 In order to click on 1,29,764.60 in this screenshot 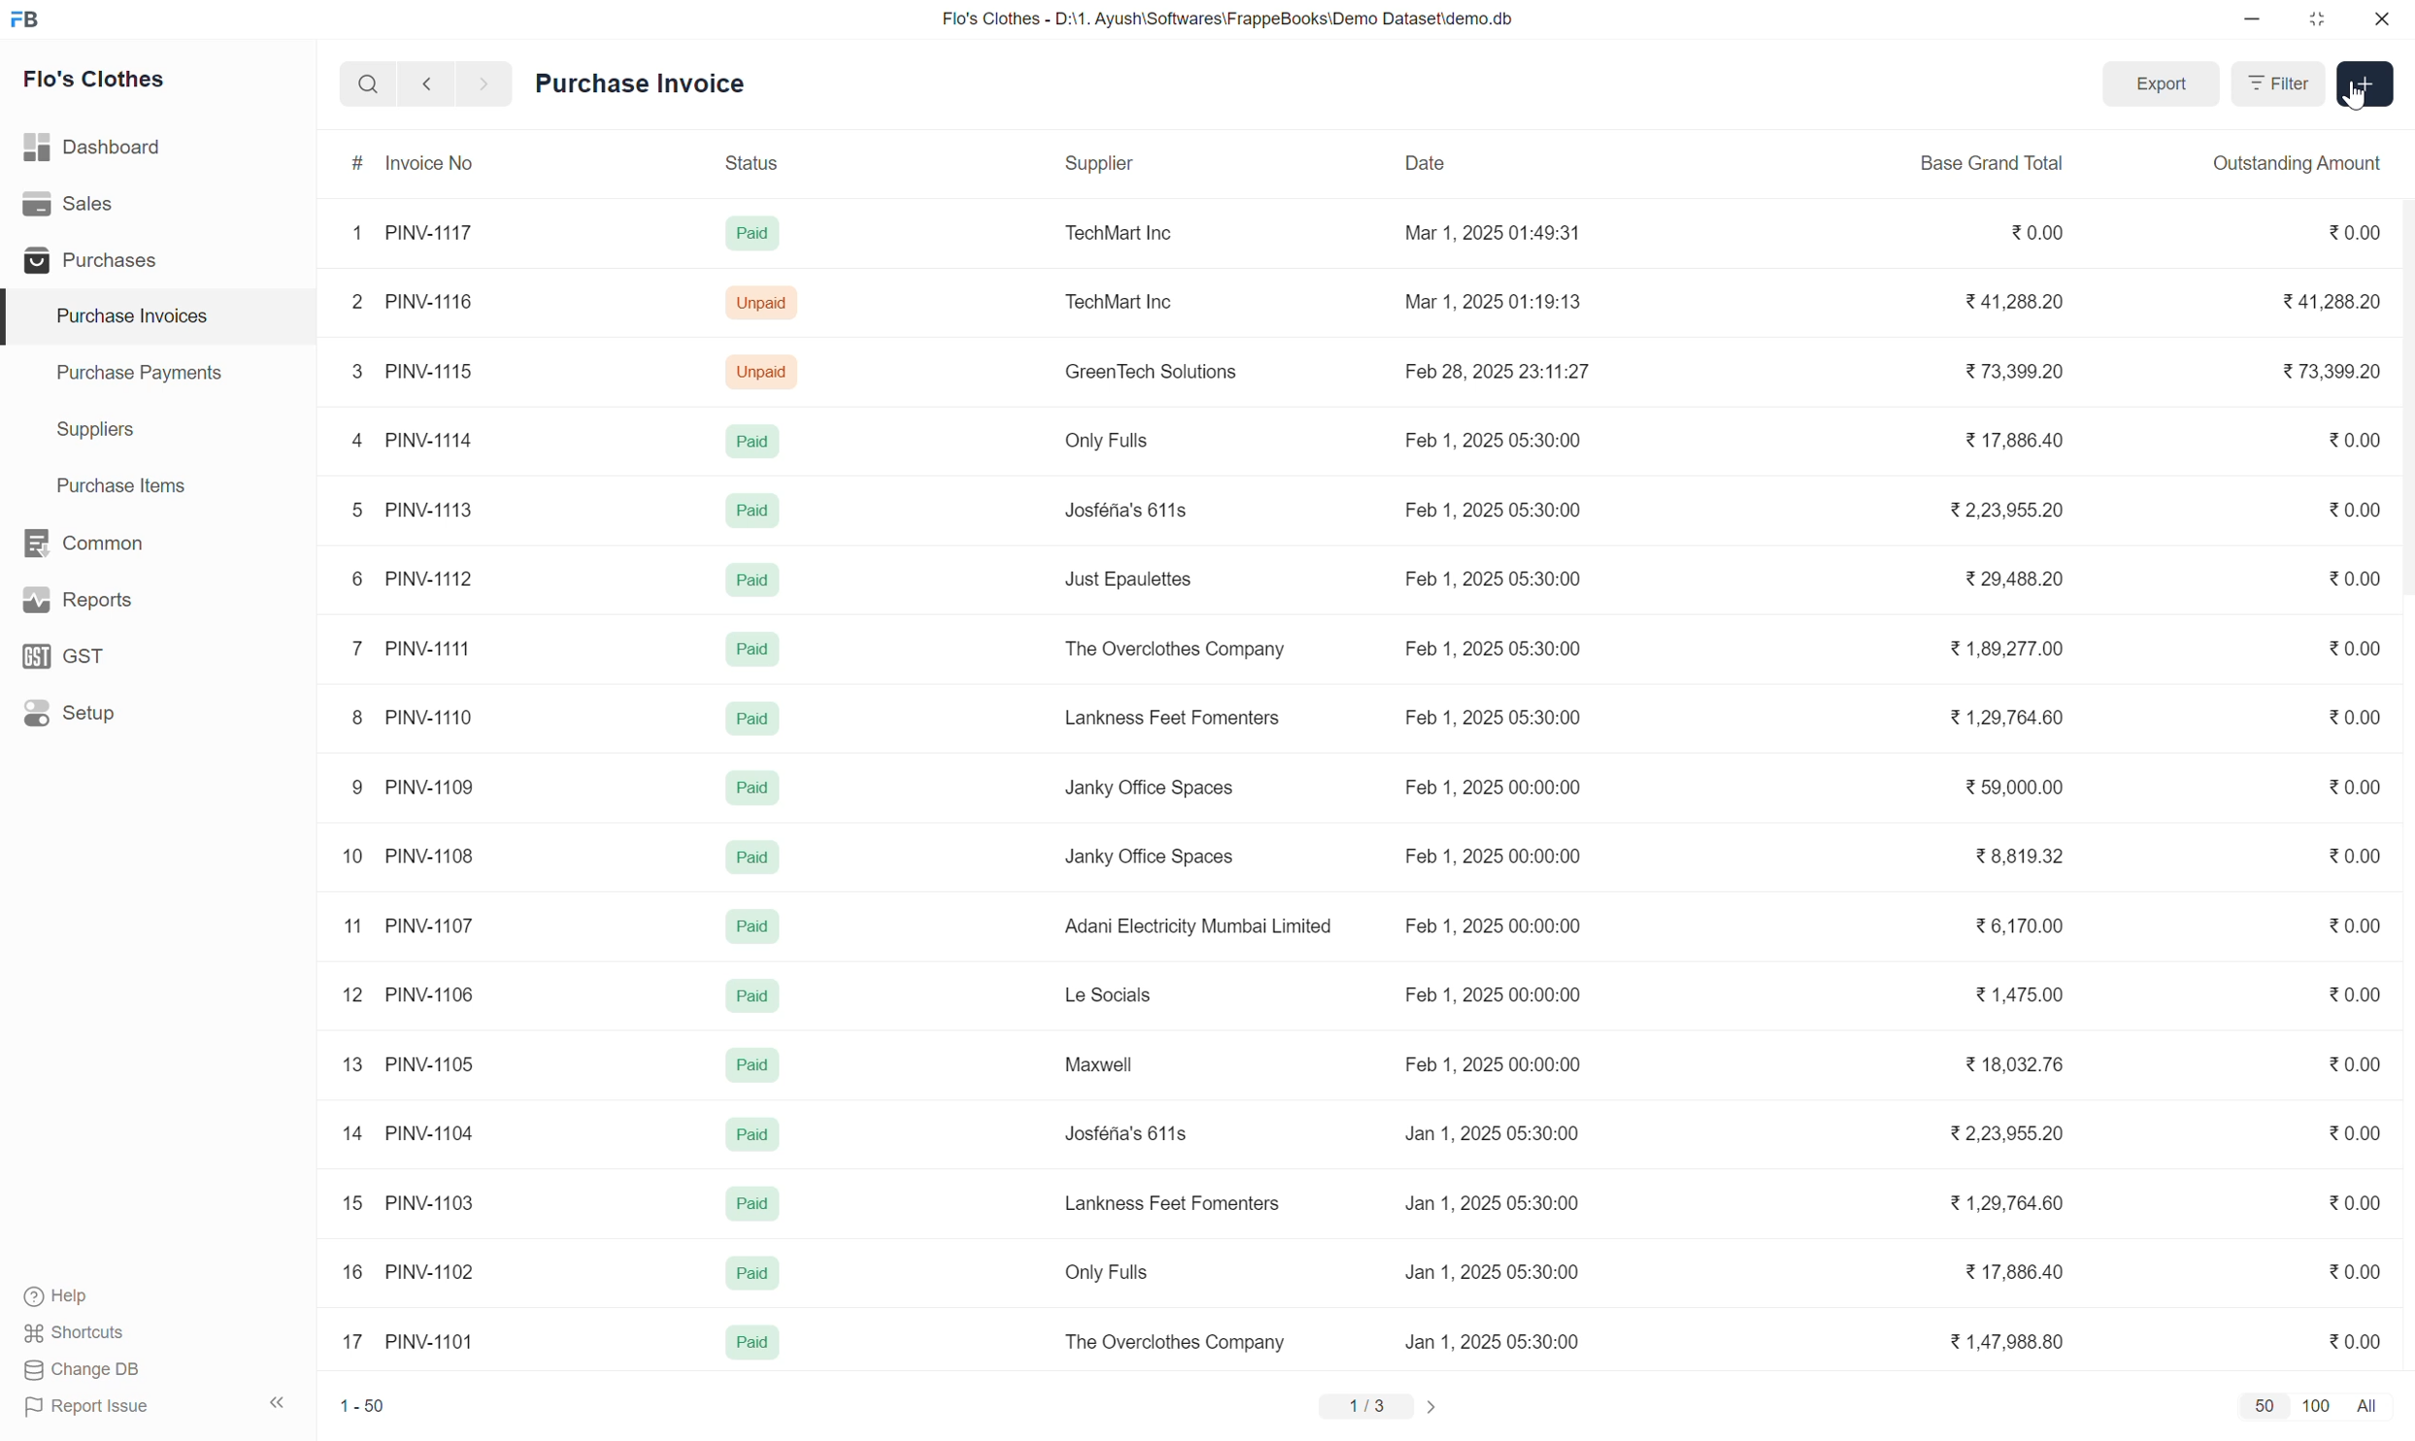, I will do `click(2006, 717)`.